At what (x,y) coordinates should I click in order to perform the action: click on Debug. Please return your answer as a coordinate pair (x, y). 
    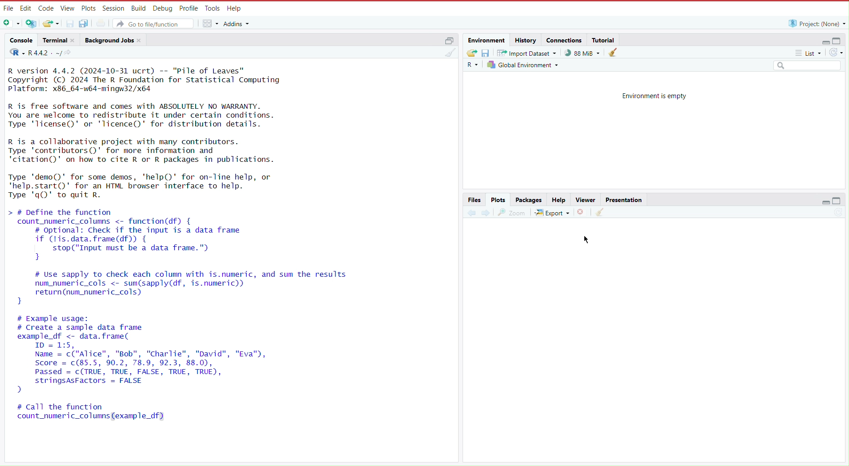
    Looking at the image, I should click on (162, 8).